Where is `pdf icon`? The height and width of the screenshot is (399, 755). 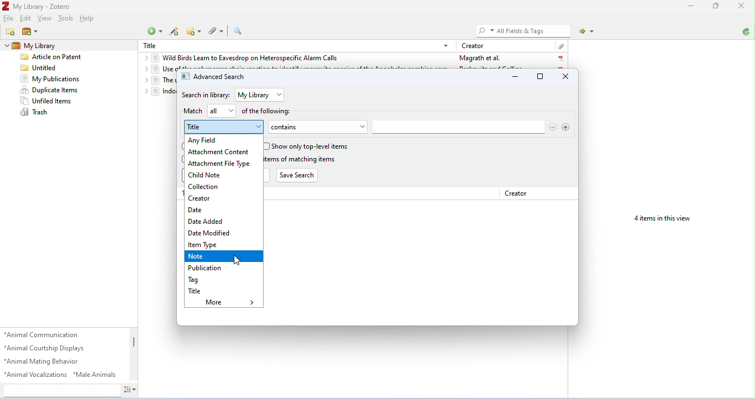
pdf icon is located at coordinates (561, 59).